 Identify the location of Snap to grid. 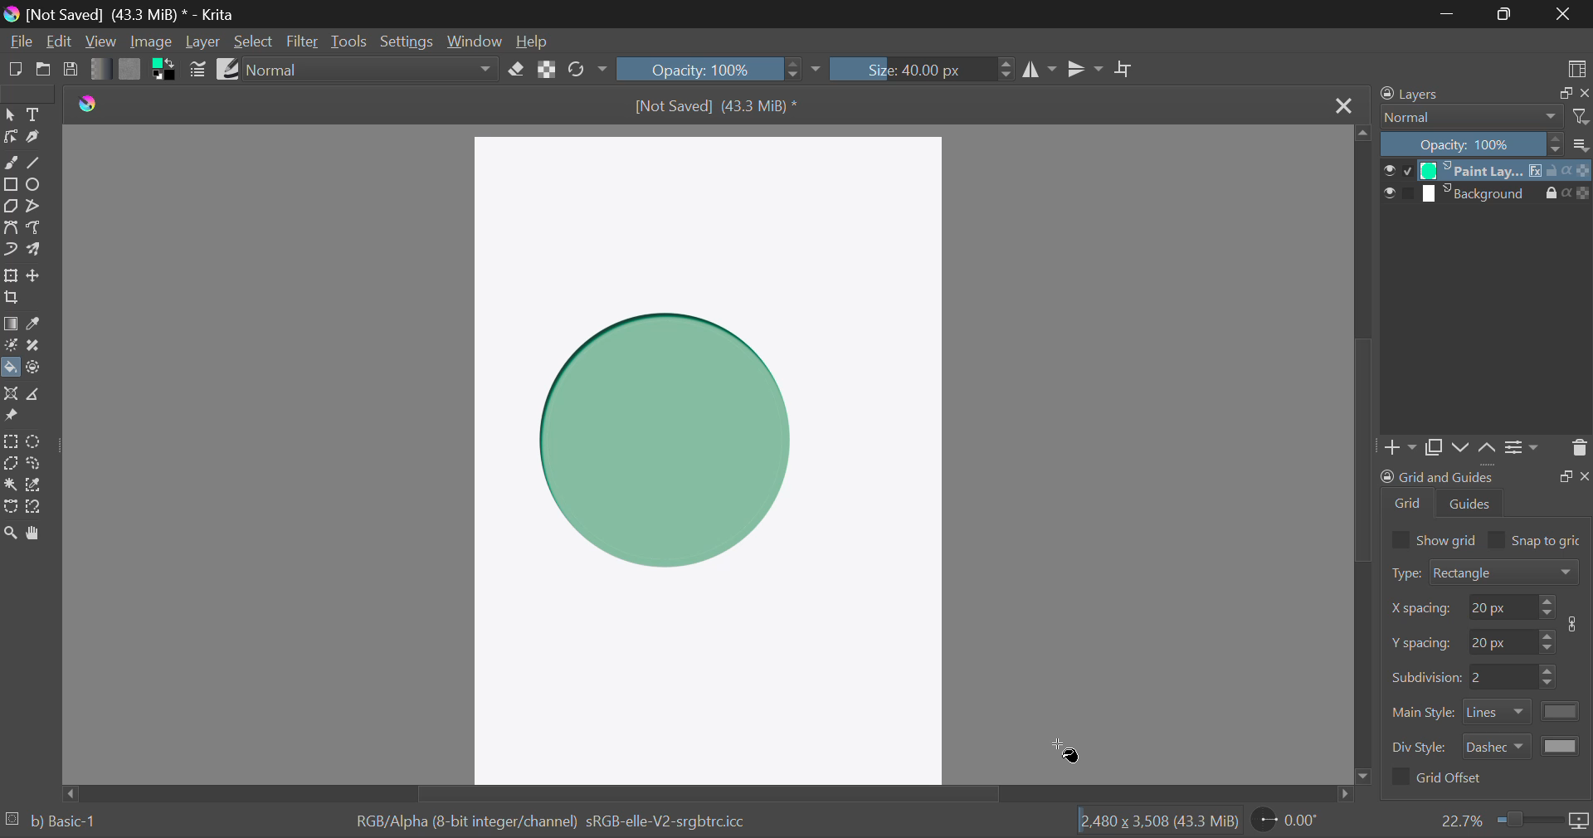
(1538, 538).